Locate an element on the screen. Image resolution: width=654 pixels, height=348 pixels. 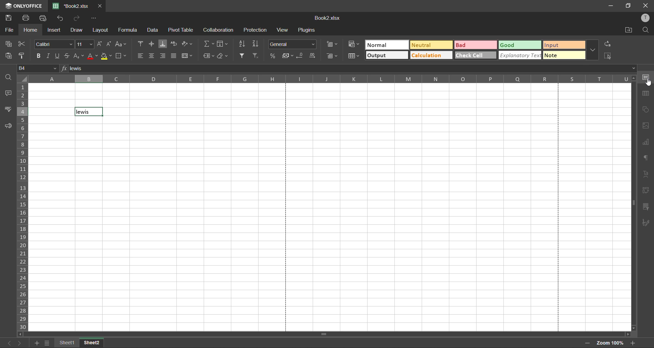
accounting is located at coordinates (288, 56).